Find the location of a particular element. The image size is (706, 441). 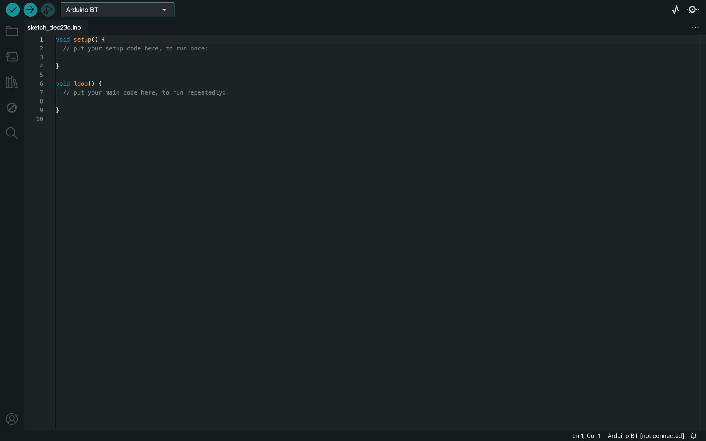

file code is located at coordinates (147, 118).